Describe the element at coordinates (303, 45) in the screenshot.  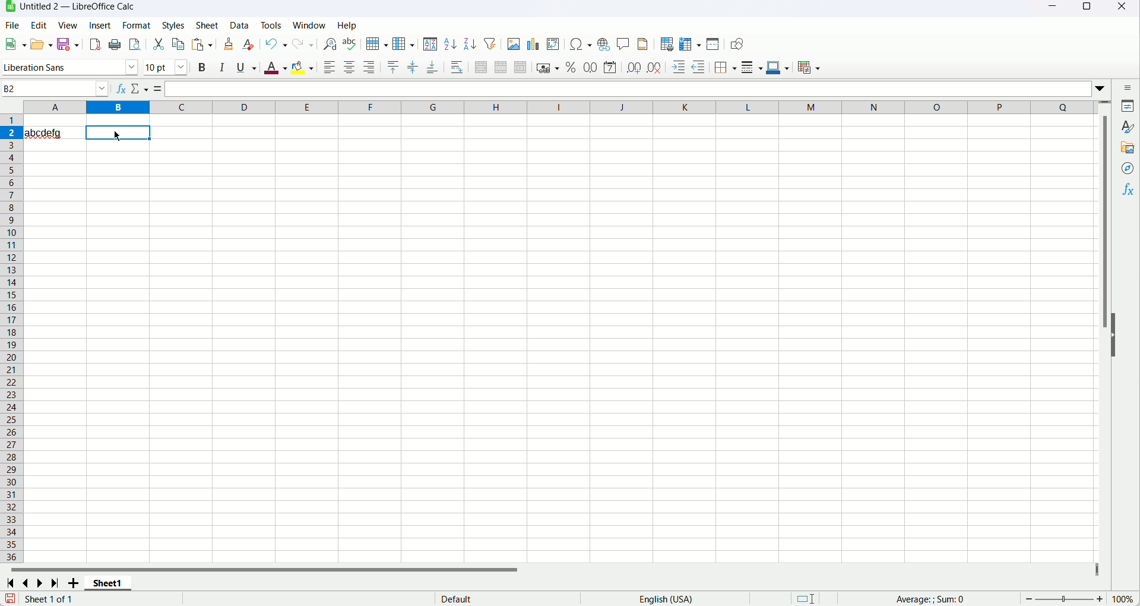
I see `redo` at that location.